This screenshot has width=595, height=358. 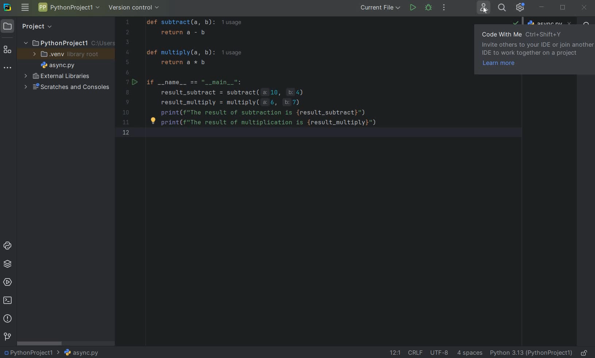 I want to click on STRUCTURE, so click(x=8, y=51).